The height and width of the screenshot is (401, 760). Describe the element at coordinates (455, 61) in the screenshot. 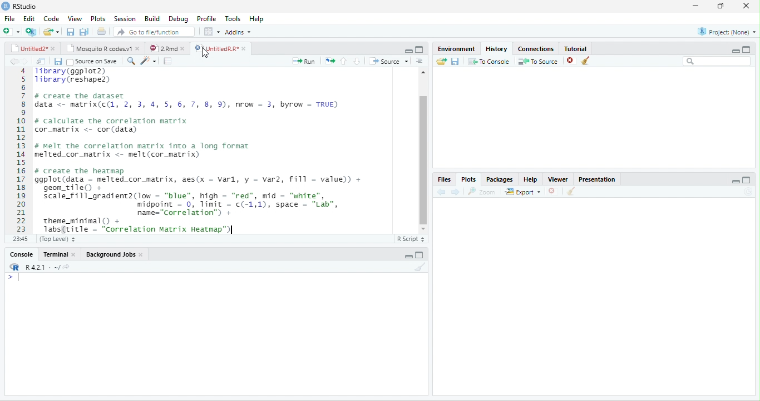

I see `save` at that location.